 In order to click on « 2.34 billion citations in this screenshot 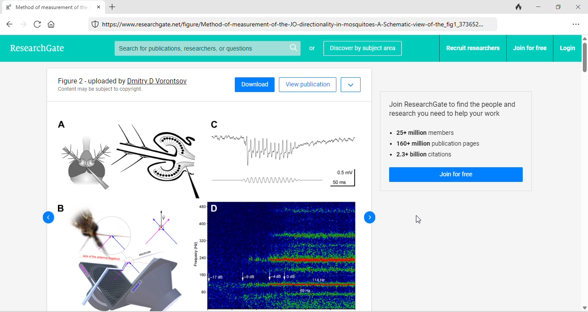, I will do `click(423, 156)`.